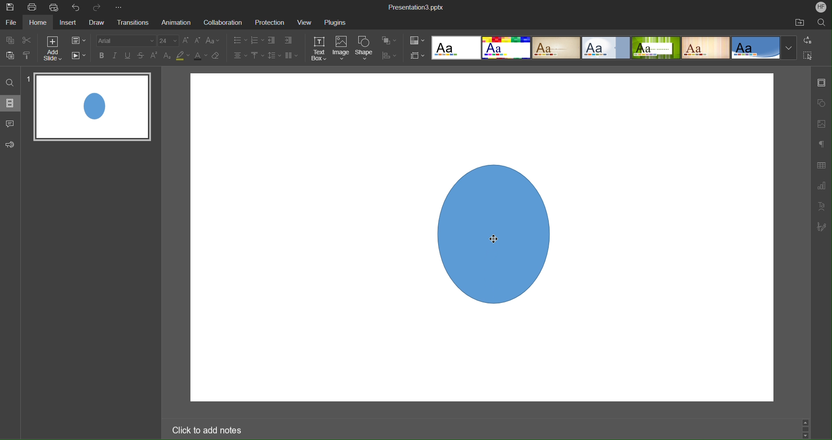 The image size is (832, 440). What do you see at coordinates (175, 23) in the screenshot?
I see `Animation` at bounding box center [175, 23].